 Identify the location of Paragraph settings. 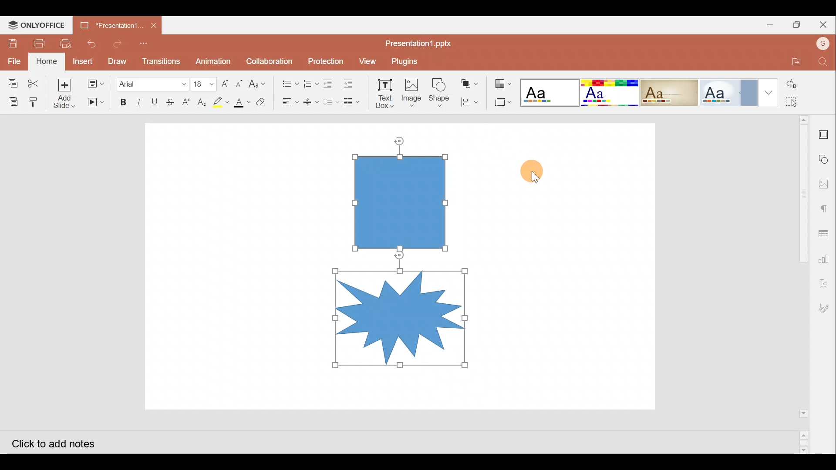
(826, 207).